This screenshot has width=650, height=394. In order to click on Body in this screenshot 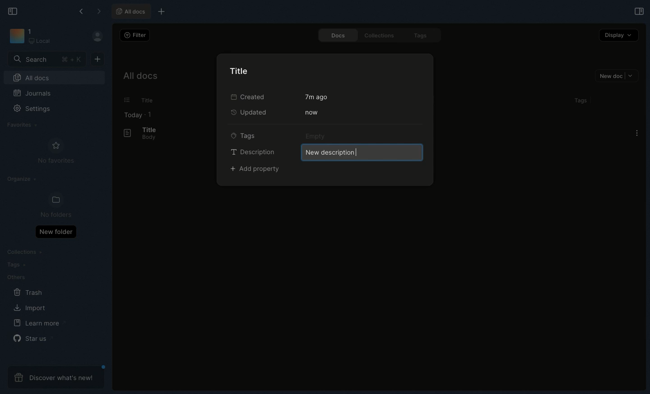, I will do `click(146, 138)`.